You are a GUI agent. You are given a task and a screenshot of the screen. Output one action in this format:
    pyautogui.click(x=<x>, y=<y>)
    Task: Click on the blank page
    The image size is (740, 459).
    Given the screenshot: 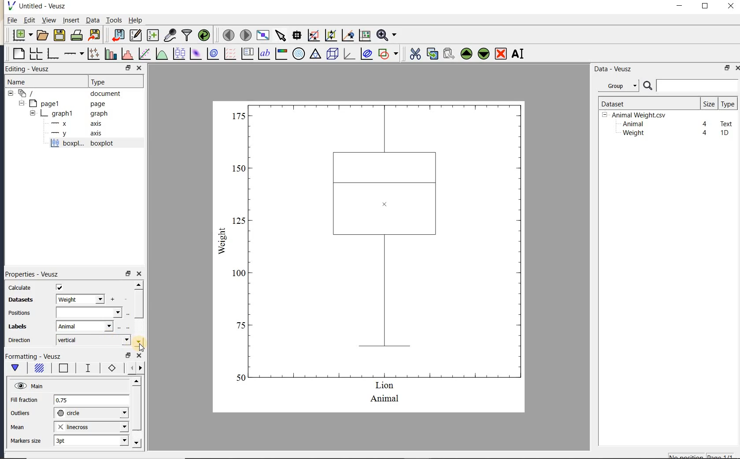 What is the action you would take?
    pyautogui.click(x=18, y=54)
    